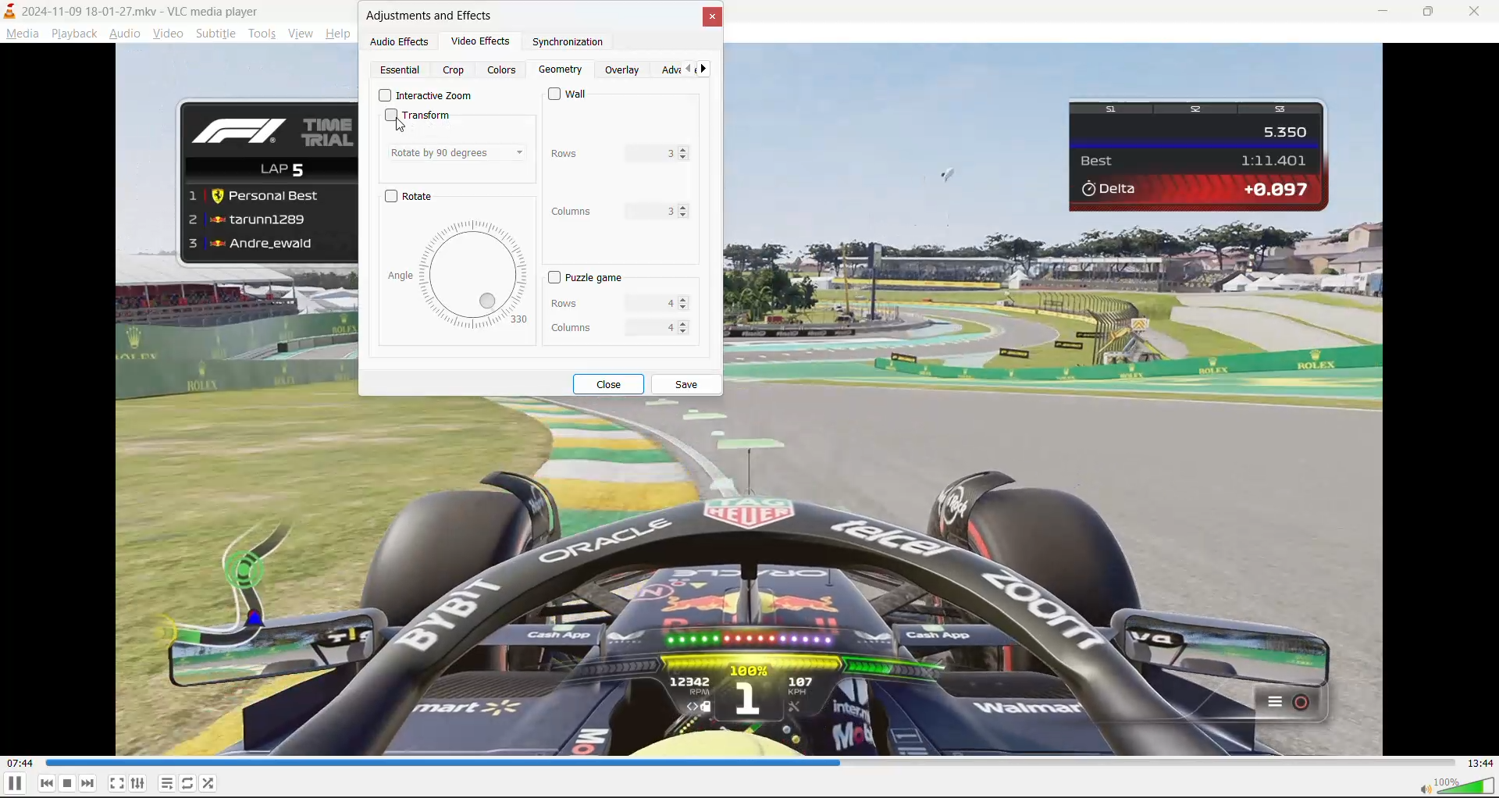 Image resolution: width=1499 pixels, height=798 pixels. What do you see at coordinates (1432, 14) in the screenshot?
I see `maximize` at bounding box center [1432, 14].